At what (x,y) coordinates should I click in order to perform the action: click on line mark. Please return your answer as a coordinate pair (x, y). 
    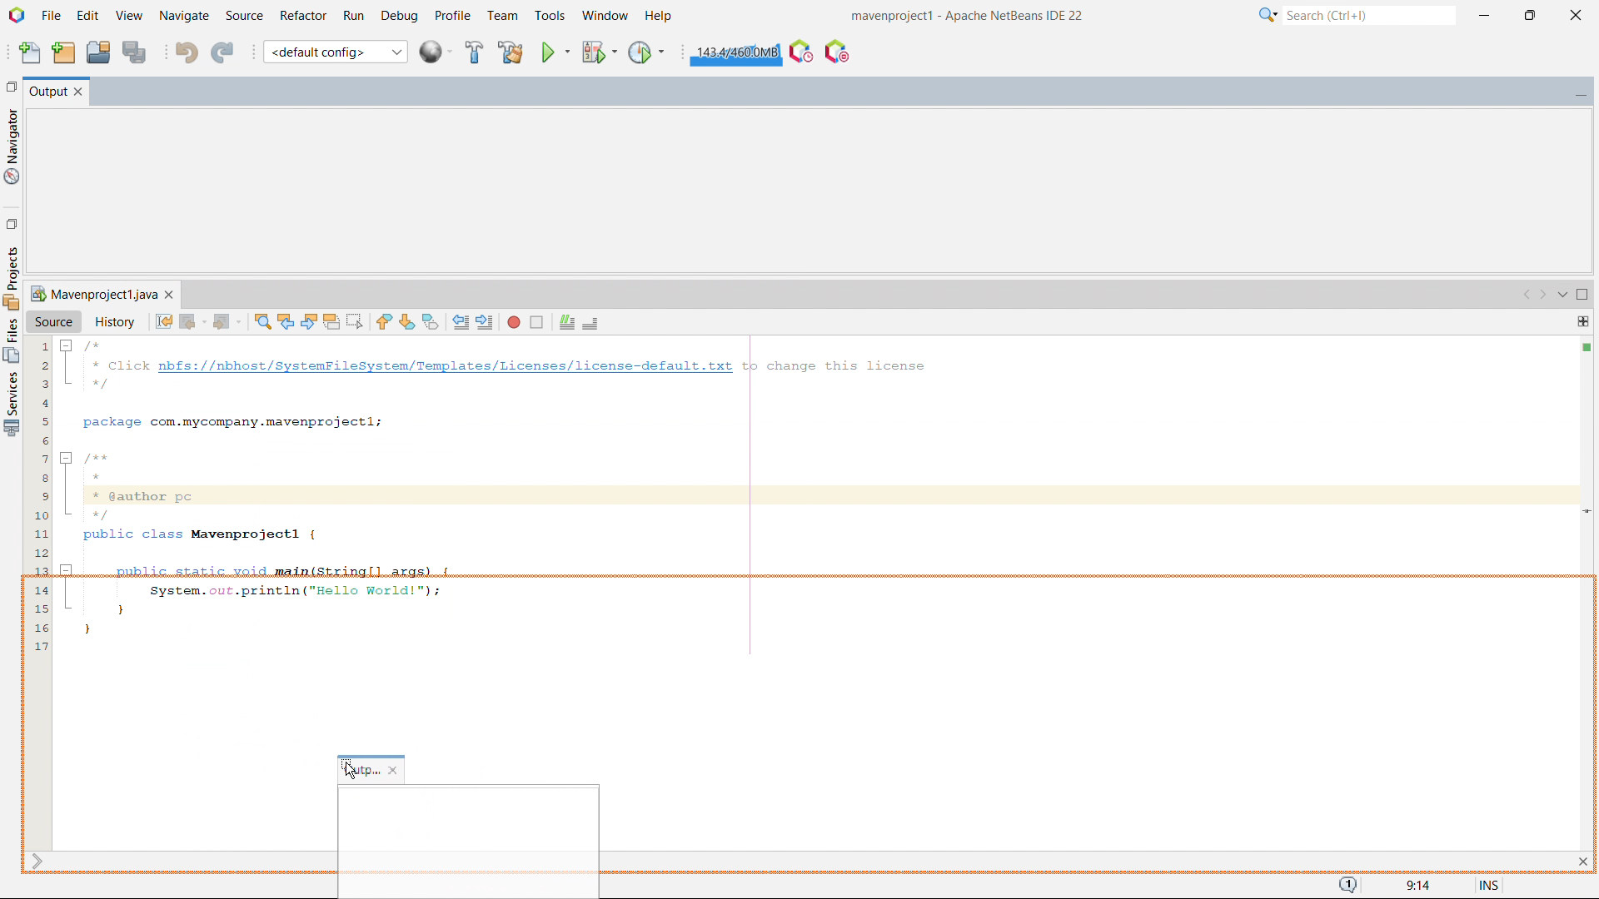
    Looking at the image, I should click on (1584, 510).